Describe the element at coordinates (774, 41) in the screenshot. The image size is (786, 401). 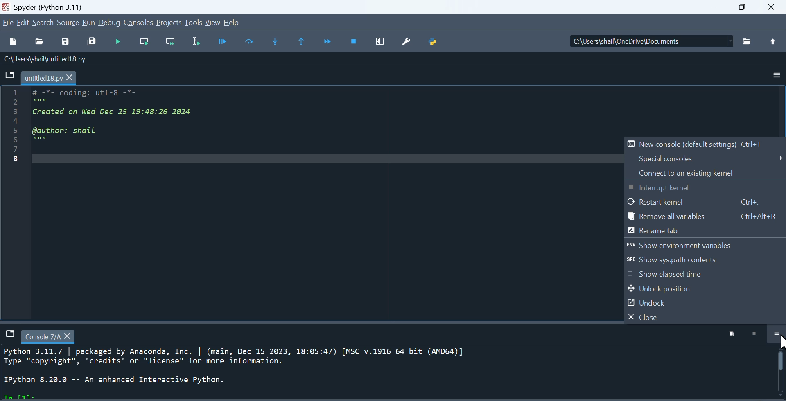
I see `open parent directory` at that location.